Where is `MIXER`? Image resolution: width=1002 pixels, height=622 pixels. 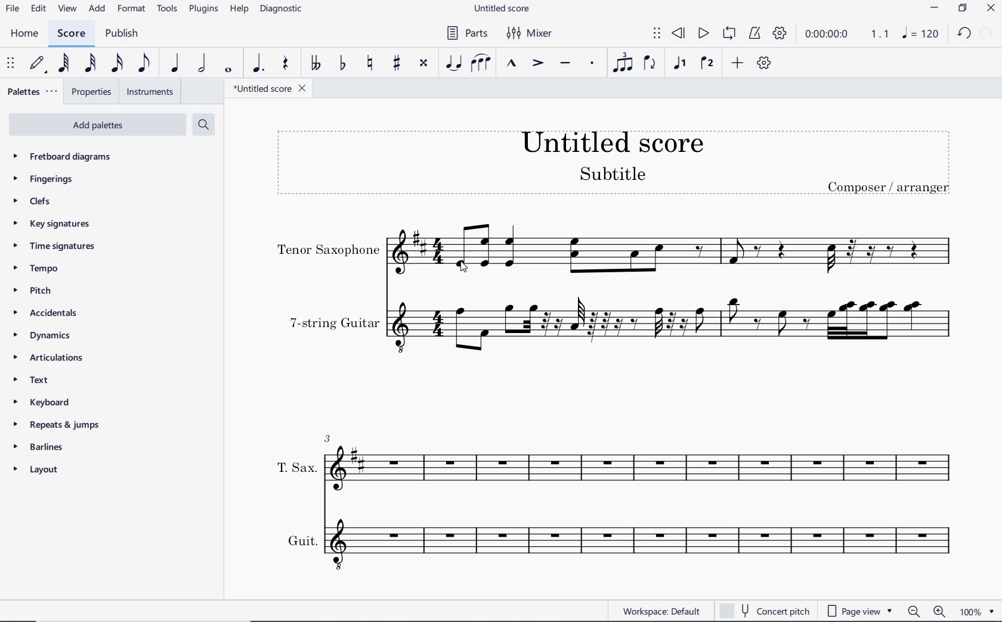 MIXER is located at coordinates (536, 34).